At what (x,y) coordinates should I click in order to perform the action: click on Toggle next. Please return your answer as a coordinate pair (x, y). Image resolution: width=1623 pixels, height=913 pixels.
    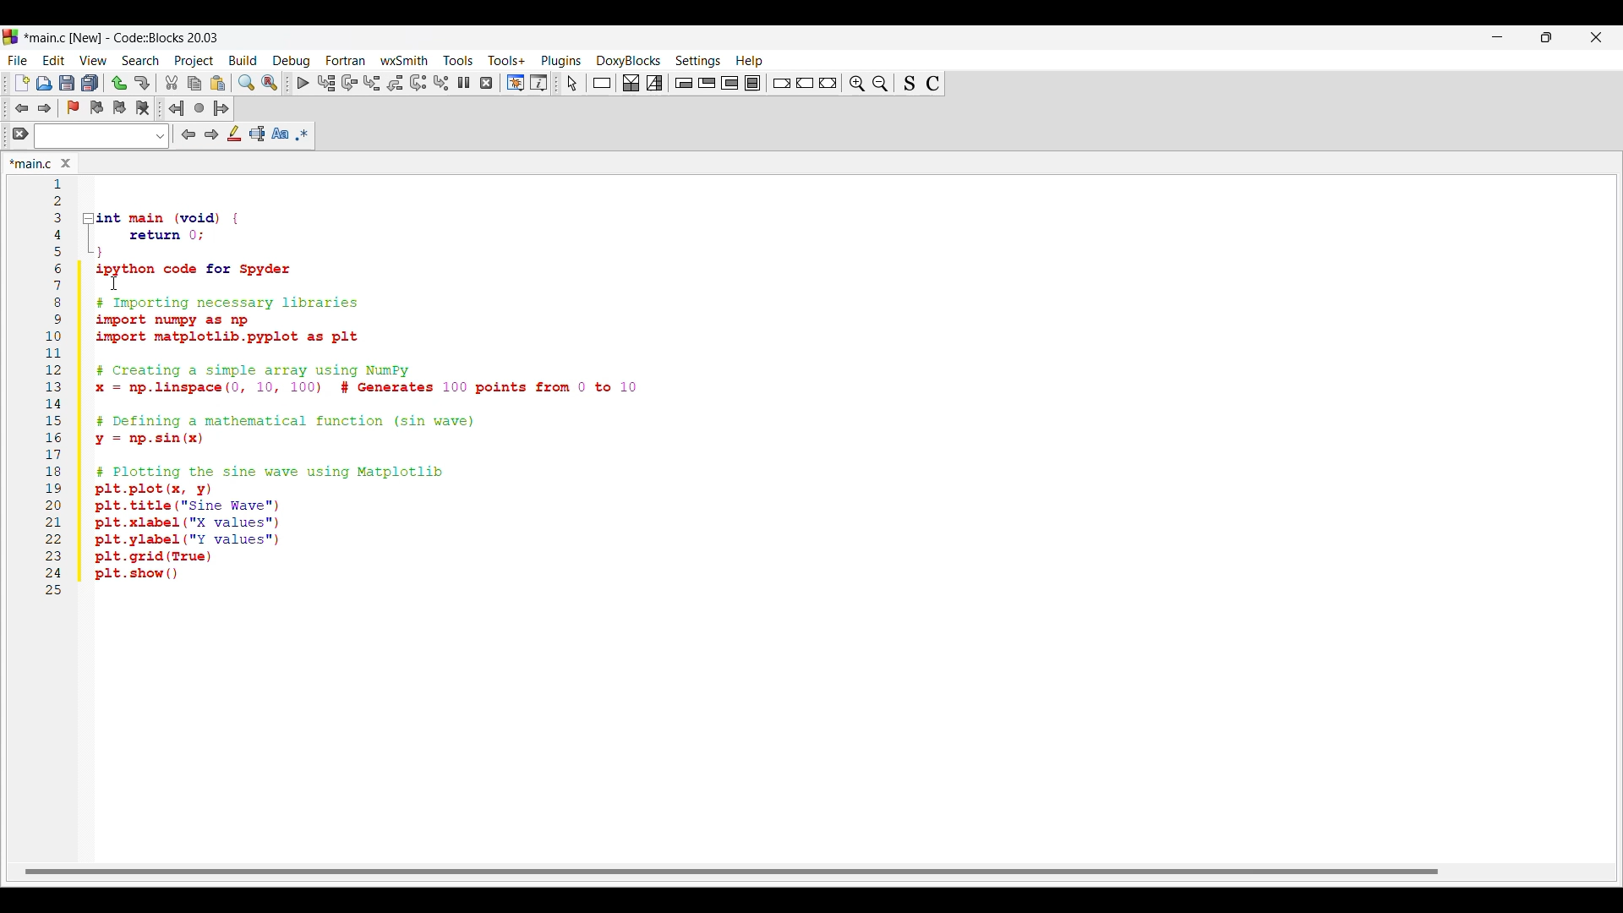
    Looking at the image, I should click on (119, 108).